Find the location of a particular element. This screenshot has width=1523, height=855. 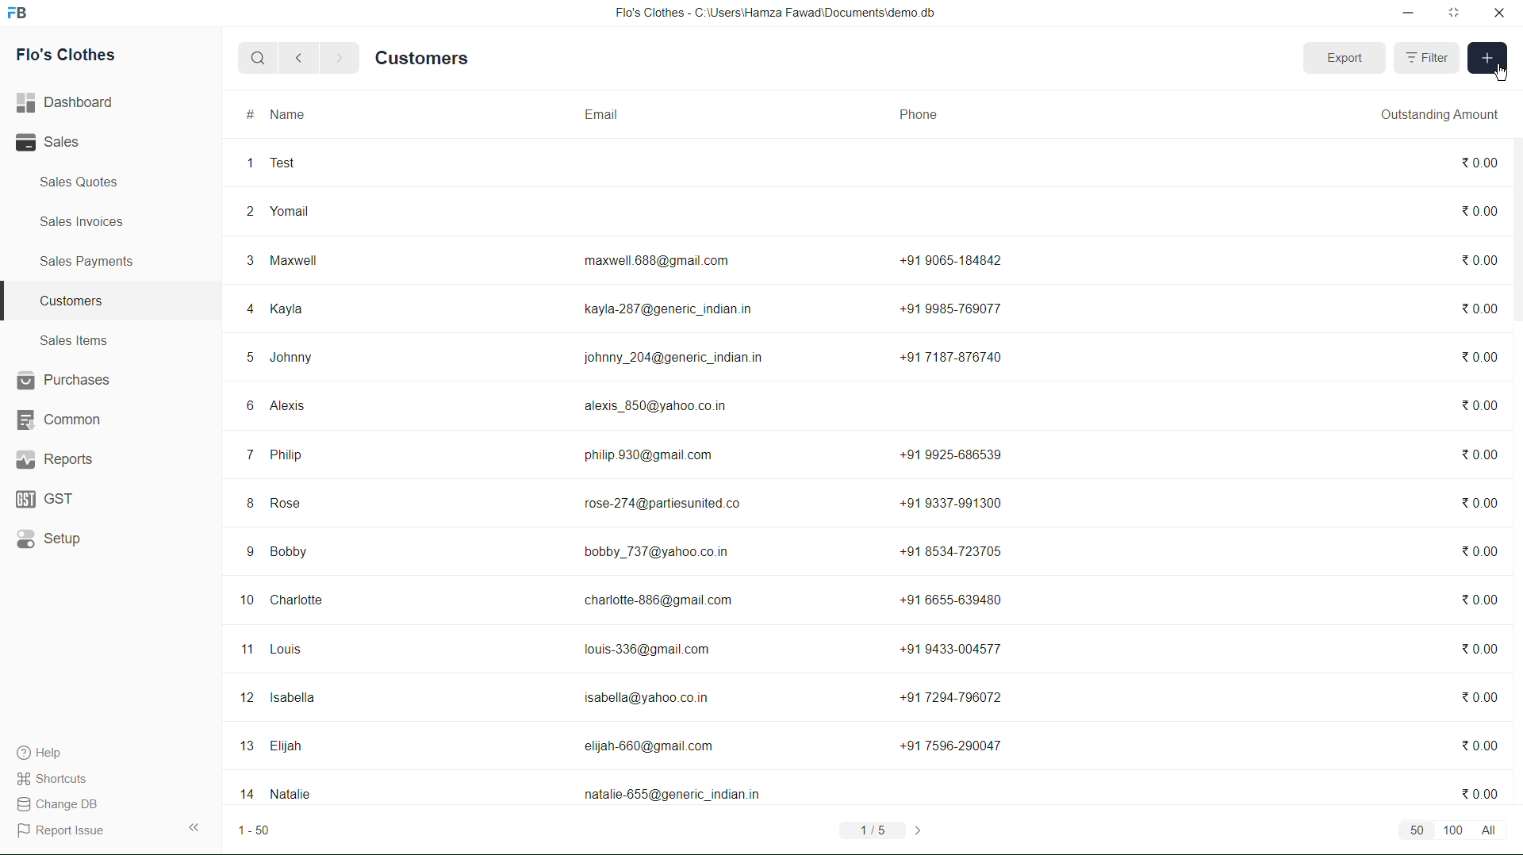

1 is located at coordinates (251, 161).